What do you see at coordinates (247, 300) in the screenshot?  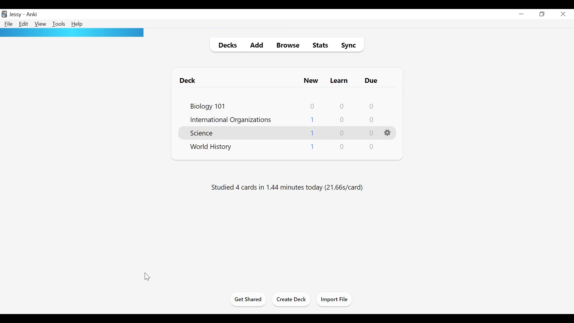 I see `Get Shared` at bounding box center [247, 300].